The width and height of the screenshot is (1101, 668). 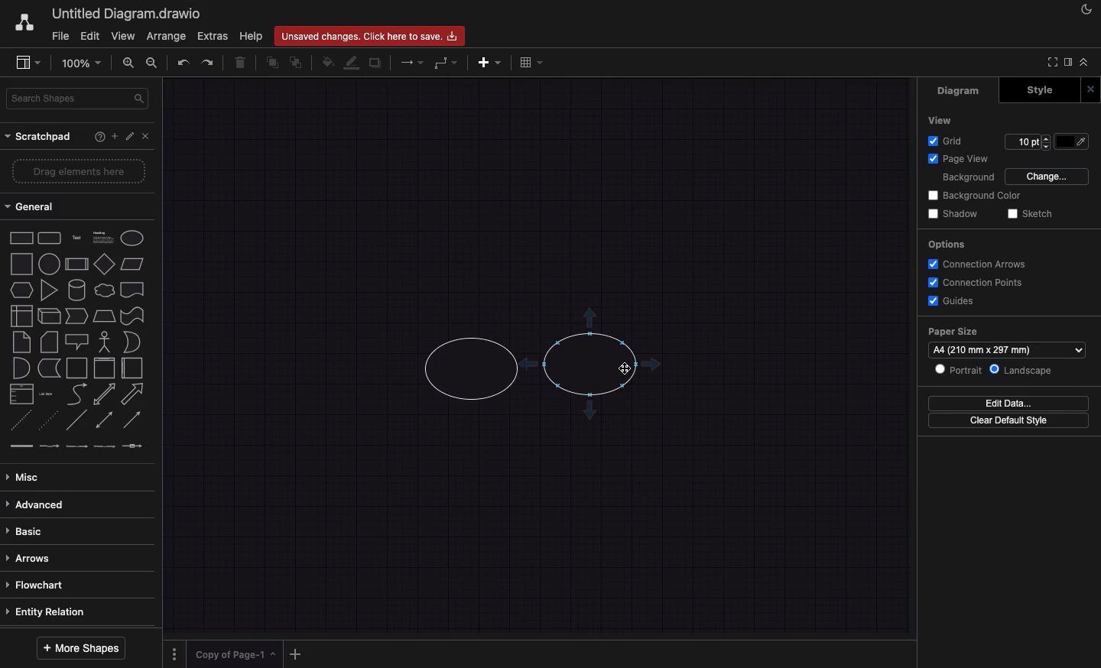 I want to click on square, so click(x=23, y=264).